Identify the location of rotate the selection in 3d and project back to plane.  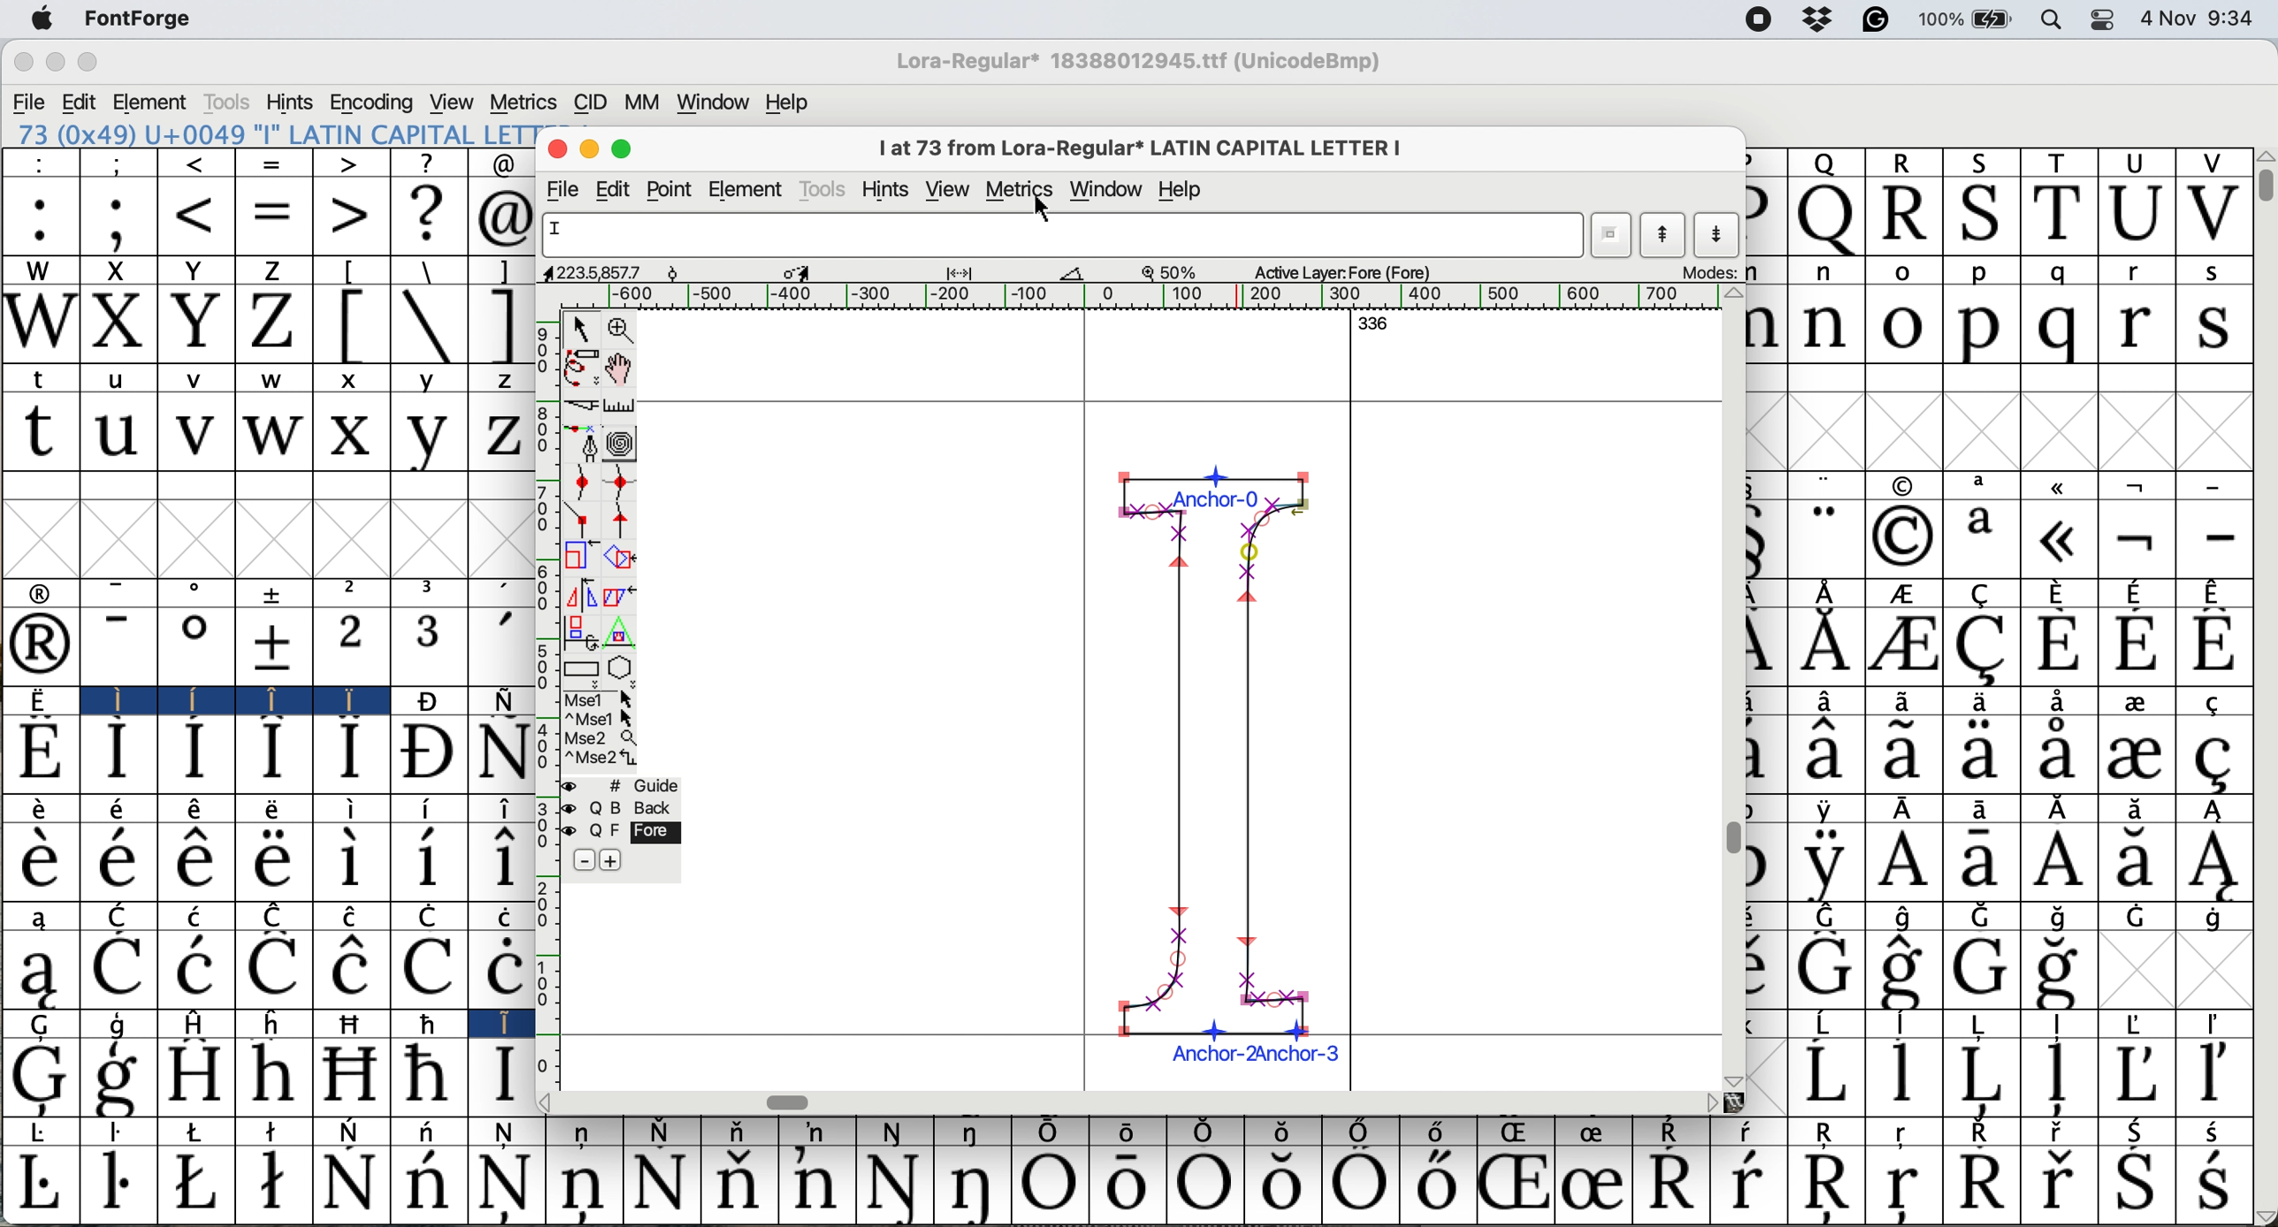
(581, 630).